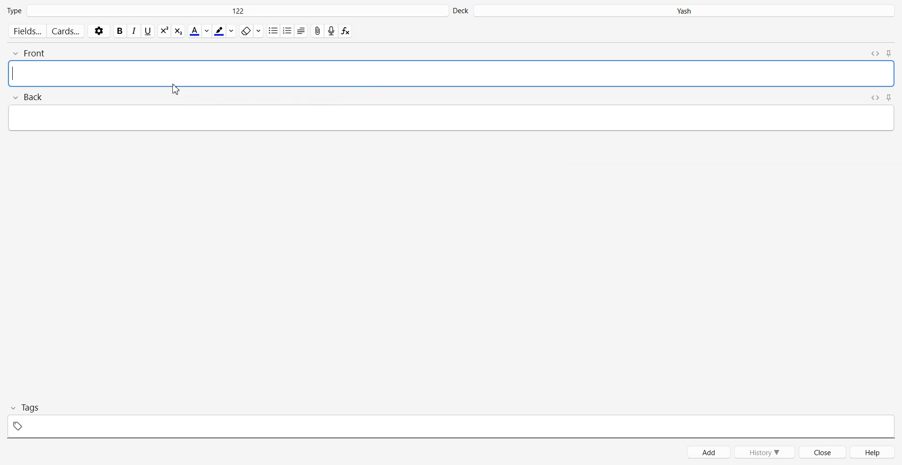 This screenshot has width=902, height=465. Describe the element at coordinates (823, 452) in the screenshot. I see `Close` at that location.